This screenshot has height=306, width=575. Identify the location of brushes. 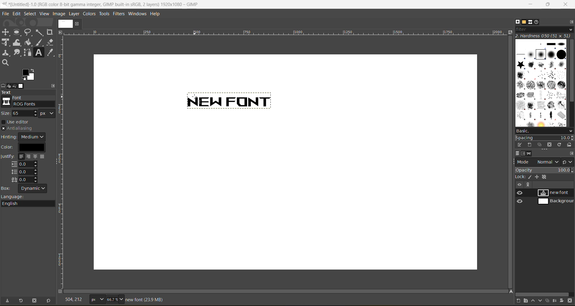
(540, 84).